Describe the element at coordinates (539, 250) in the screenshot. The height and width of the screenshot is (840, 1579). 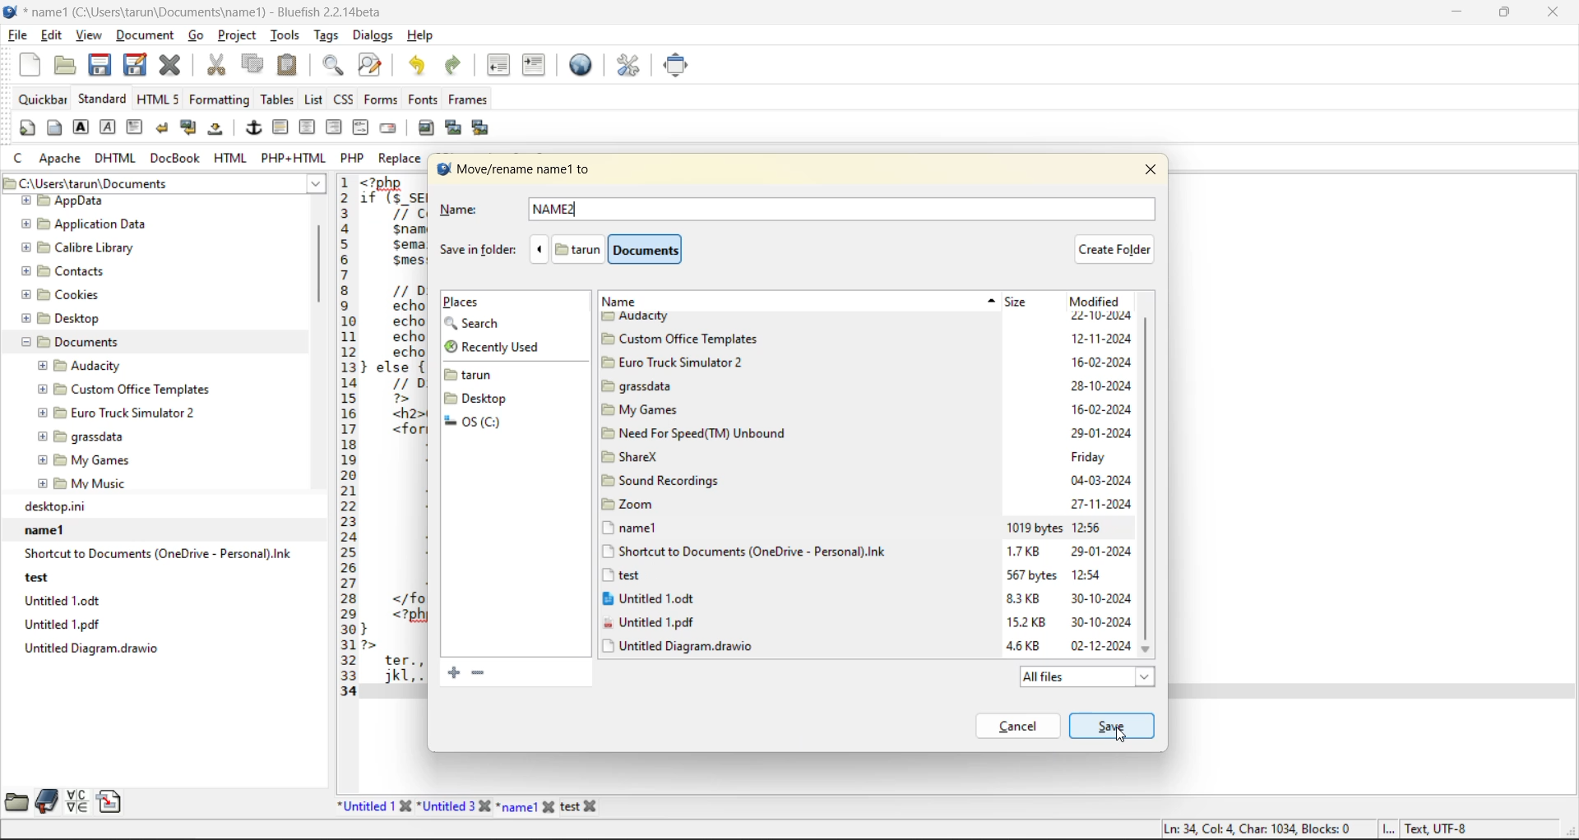
I see `previous folder` at that location.